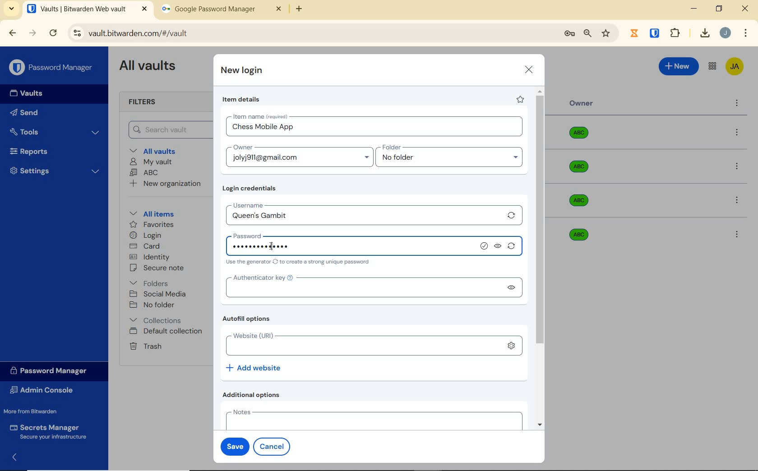  Describe the element at coordinates (263, 247) in the screenshot. I see `password added` at that location.